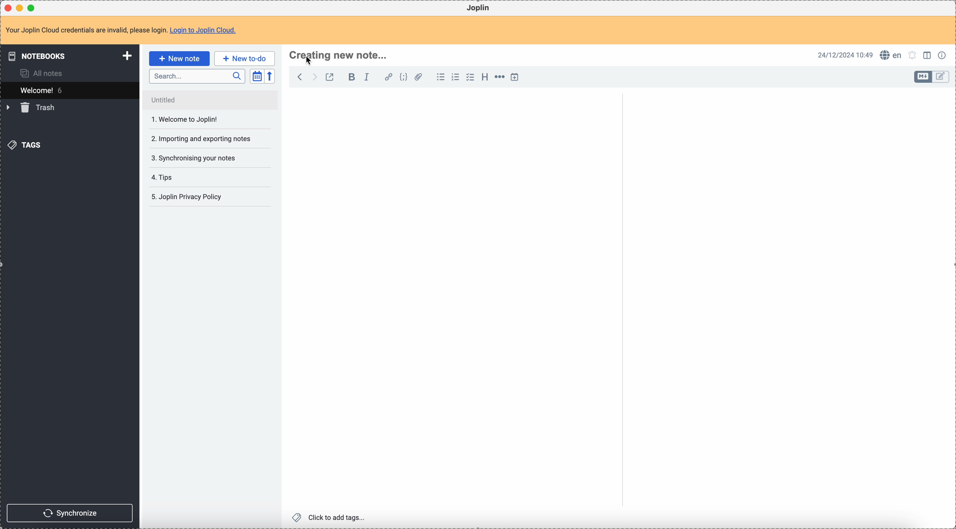 The width and height of the screenshot is (956, 529). I want to click on Welcome to joplin, so click(202, 121).